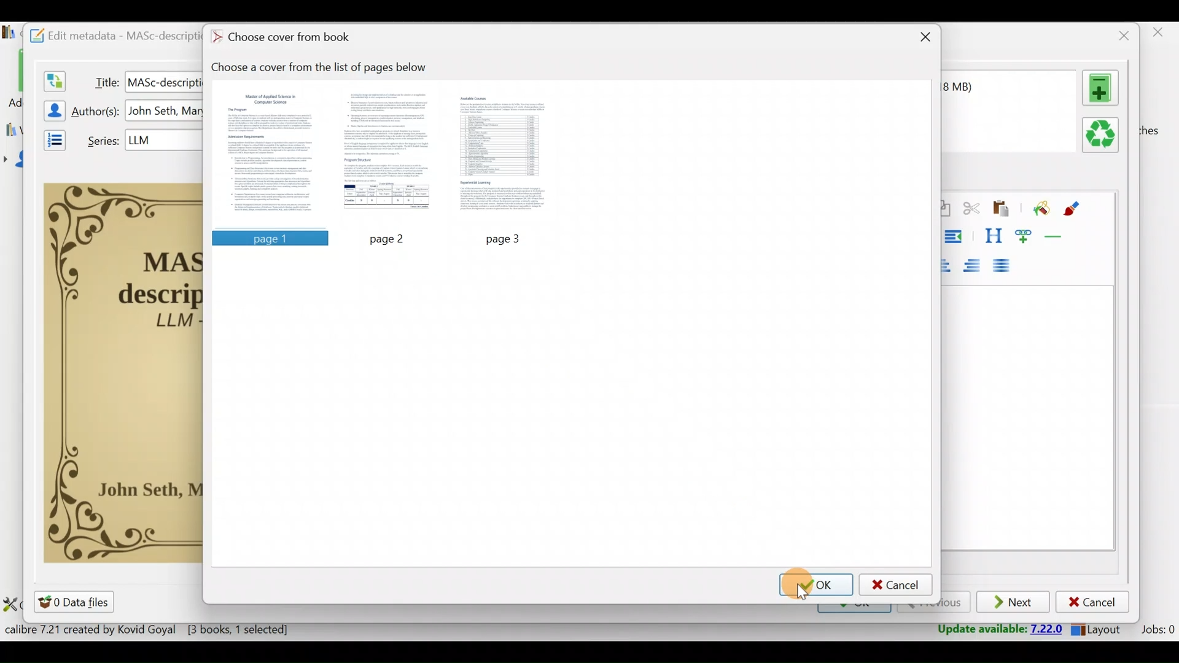 The image size is (1179, 663). I want to click on Cover preview, so click(123, 371).